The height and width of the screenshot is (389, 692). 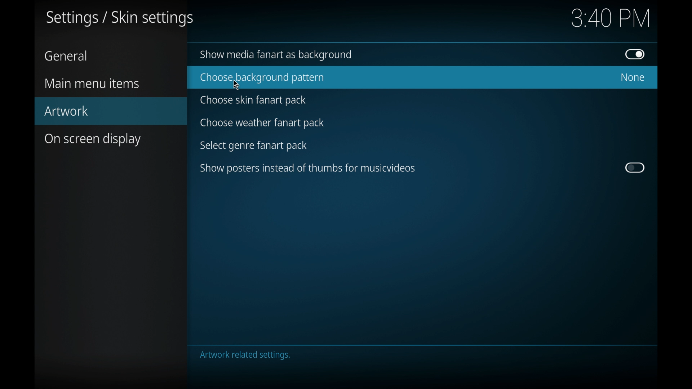 What do you see at coordinates (635, 168) in the screenshot?
I see `toggle button` at bounding box center [635, 168].